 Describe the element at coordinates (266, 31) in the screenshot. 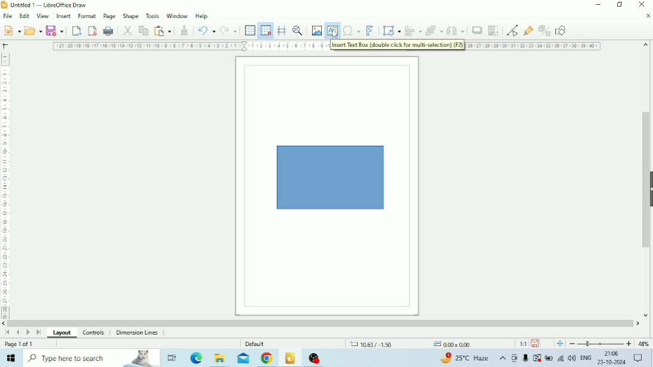

I see `Snap to Grid` at that location.